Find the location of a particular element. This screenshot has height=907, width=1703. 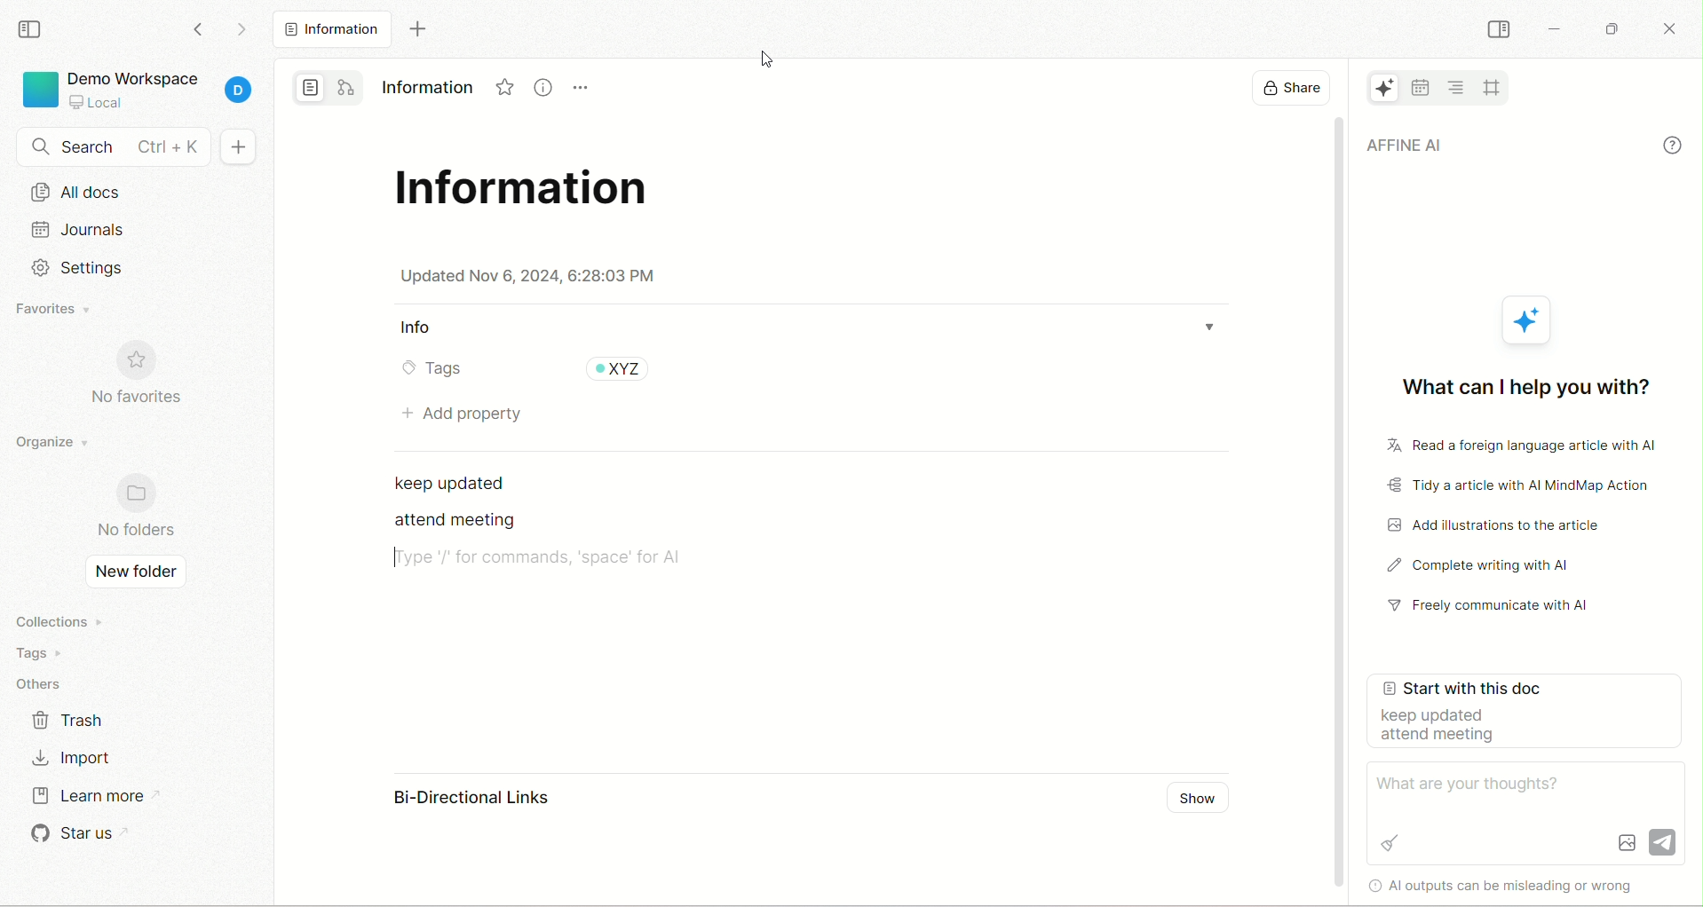

others is located at coordinates (44, 681).